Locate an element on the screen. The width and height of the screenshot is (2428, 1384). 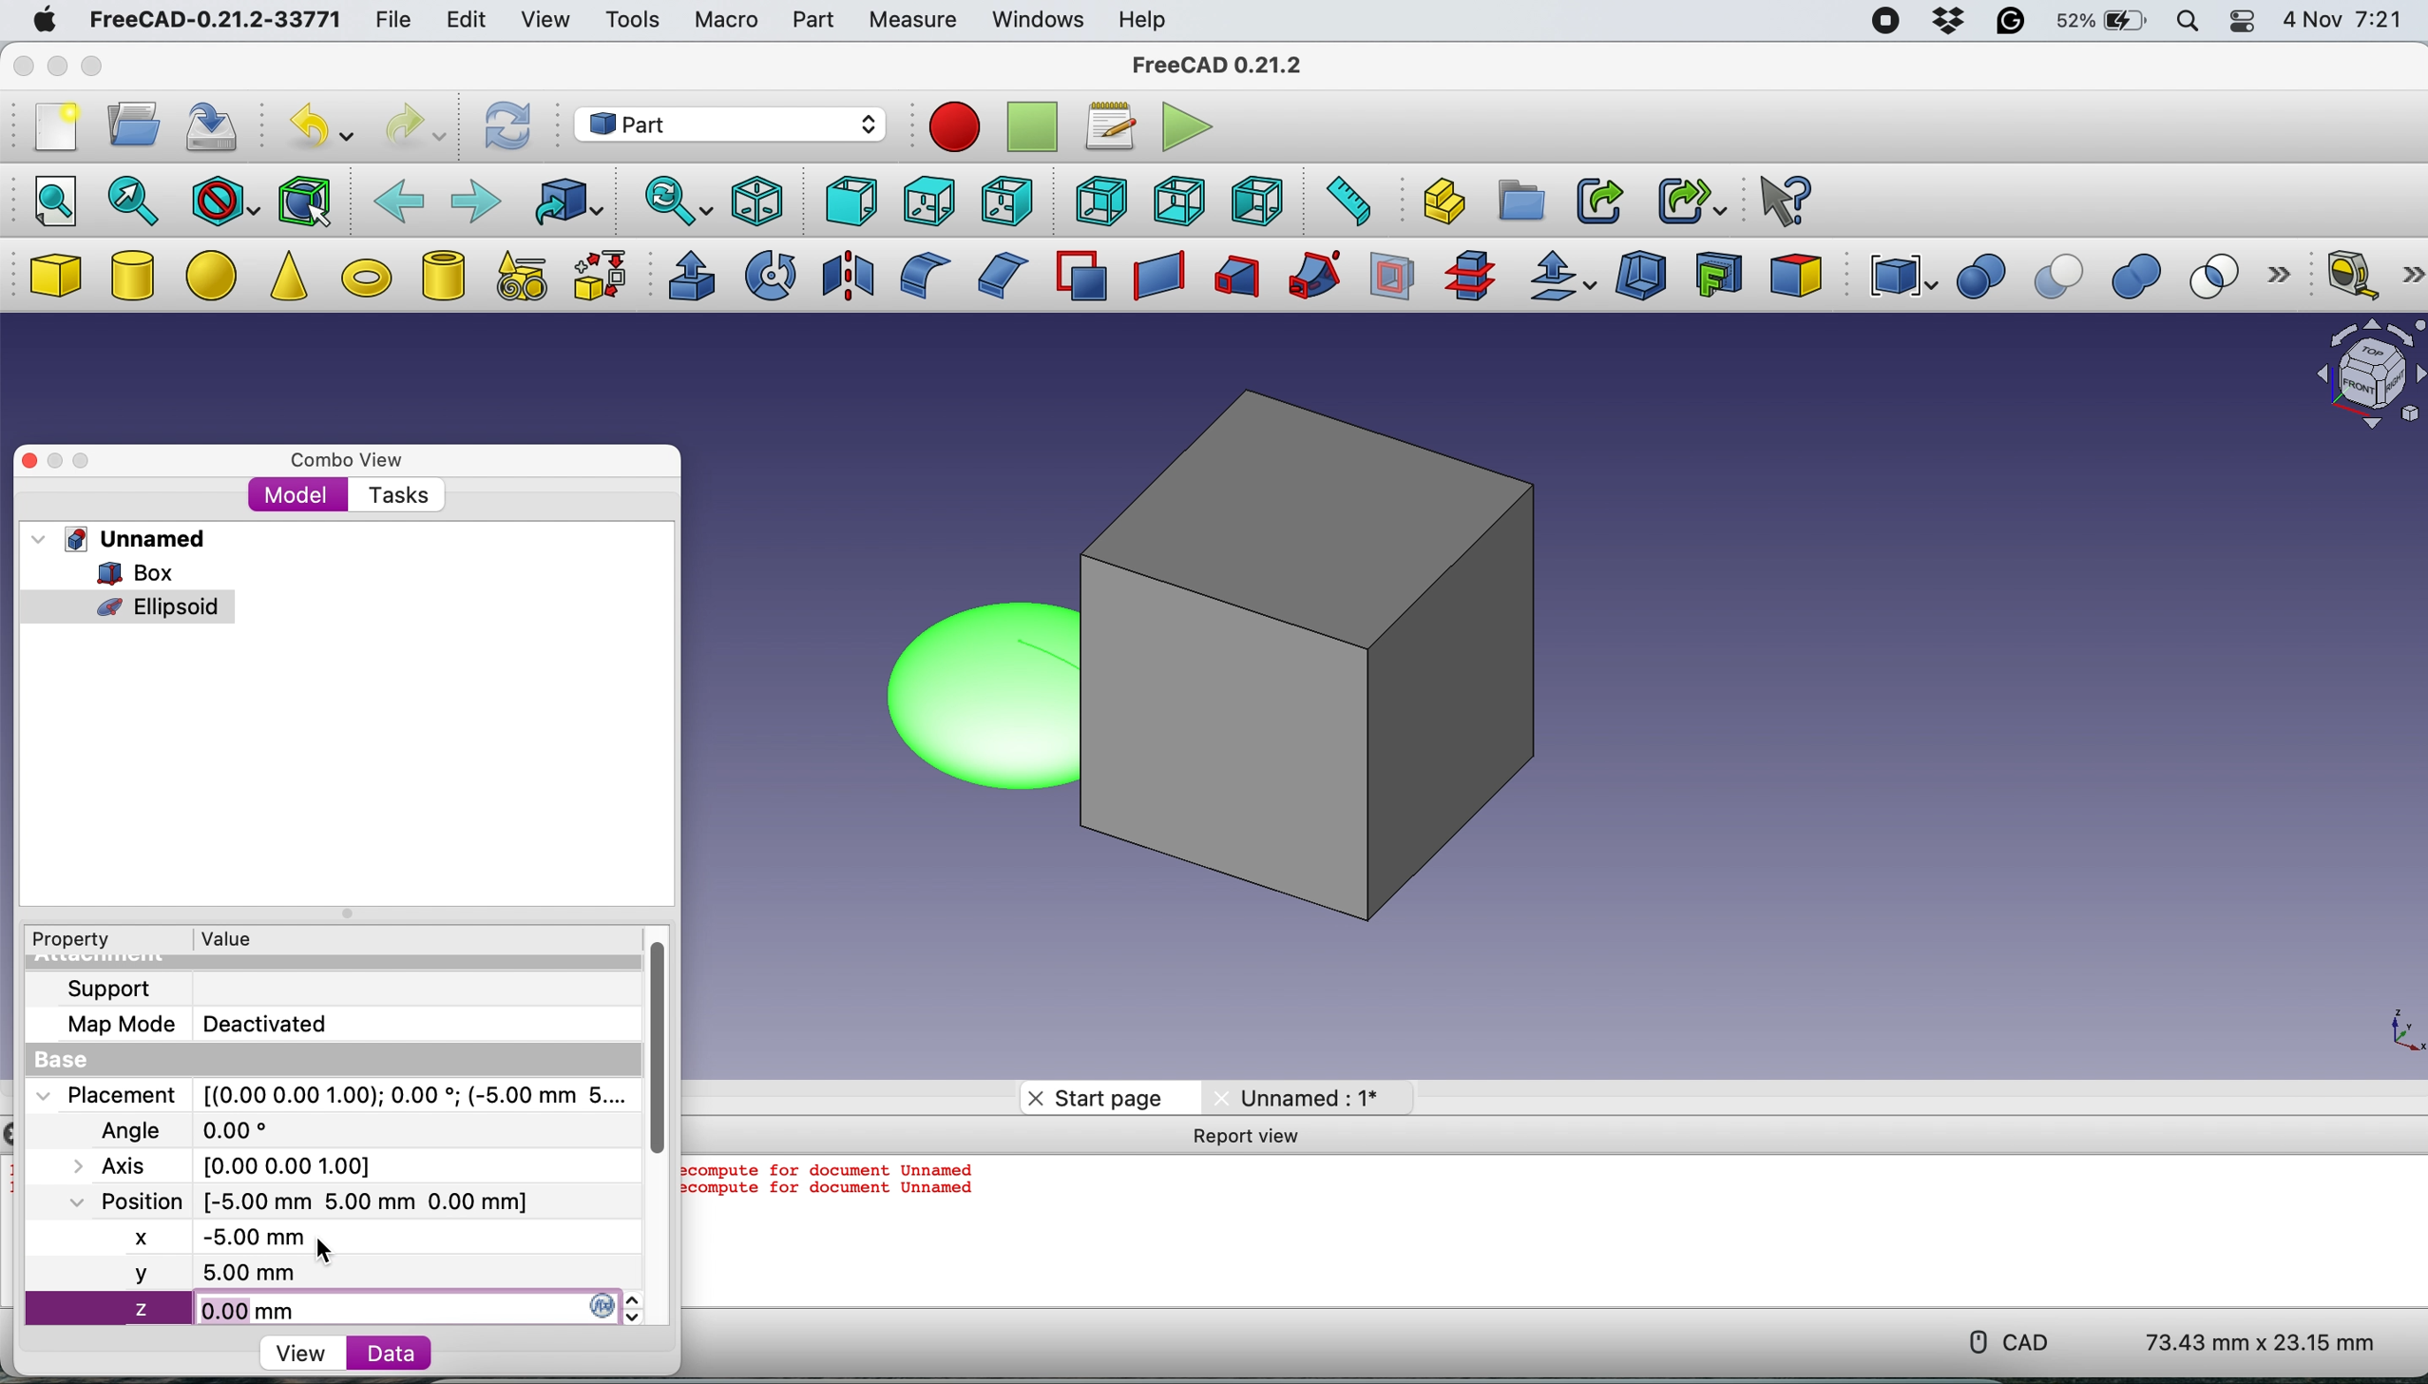
shape builder is located at coordinates (600, 275).